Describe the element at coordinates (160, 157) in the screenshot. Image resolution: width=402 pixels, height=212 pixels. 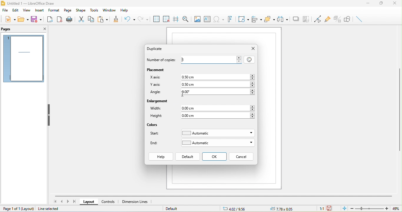
I see `help` at that location.